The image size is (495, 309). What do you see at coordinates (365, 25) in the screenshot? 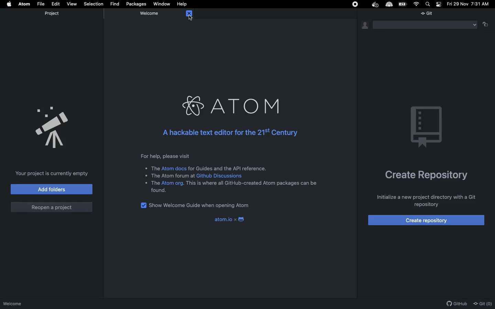
I see `Git identity ` at bounding box center [365, 25].